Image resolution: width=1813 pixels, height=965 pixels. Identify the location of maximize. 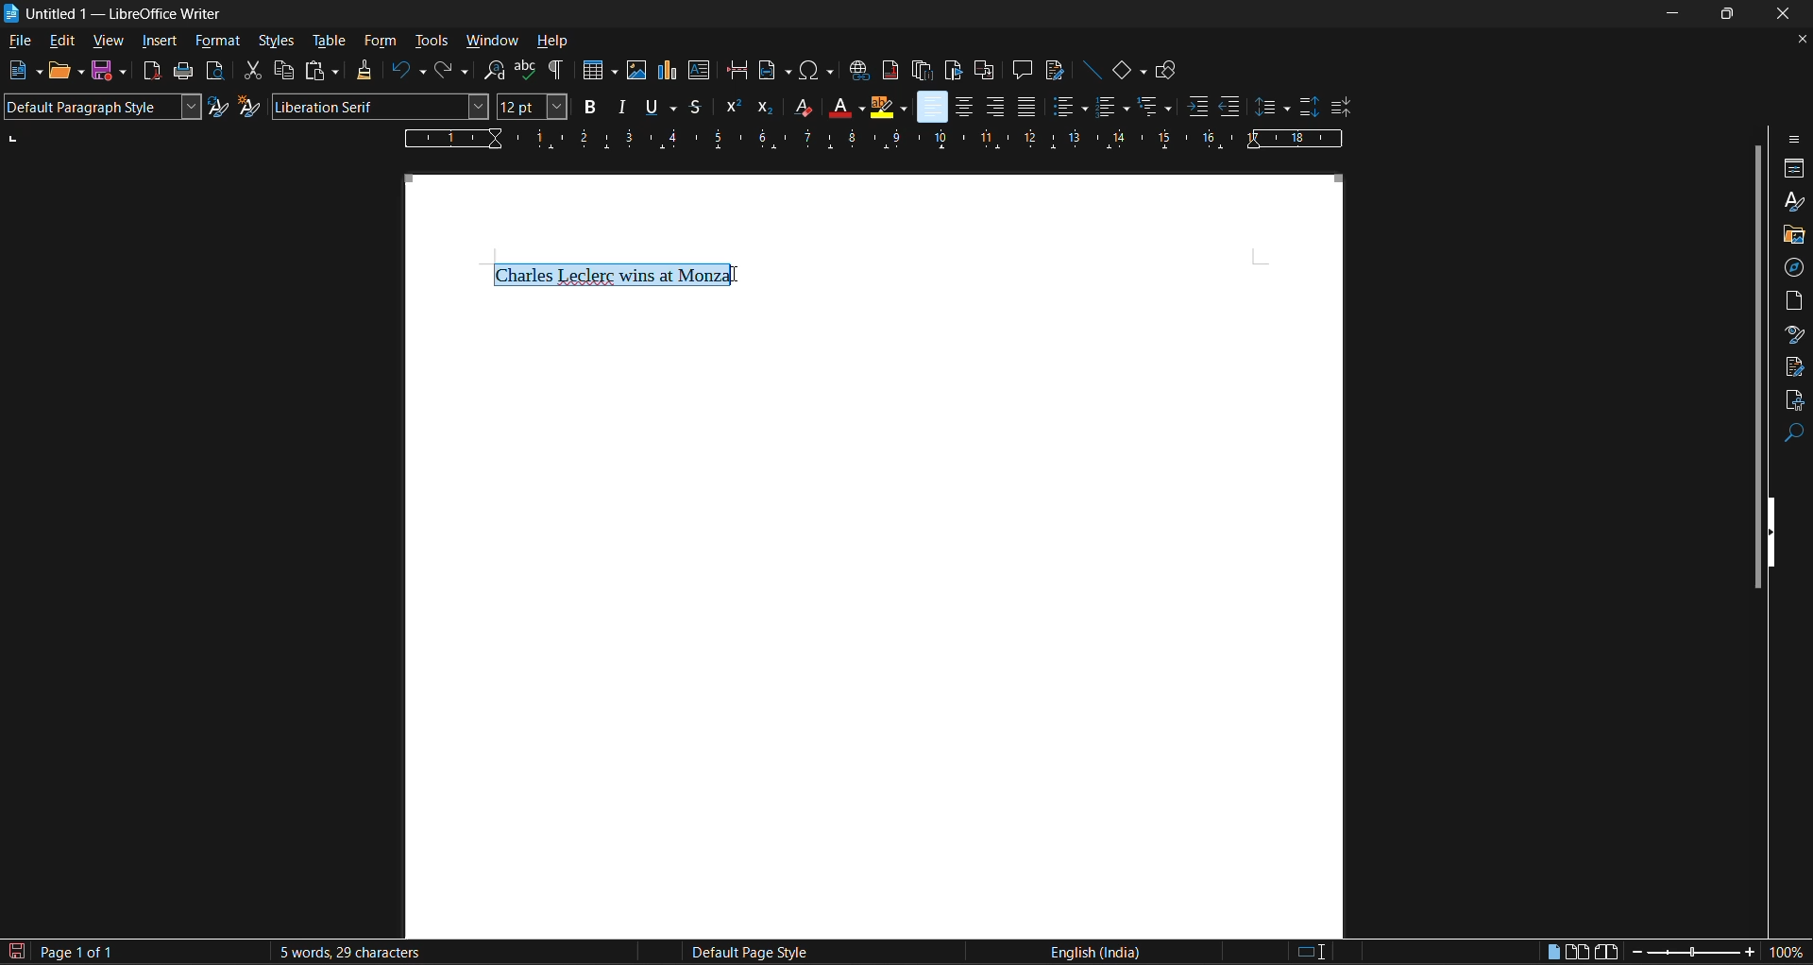
(1730, 12).